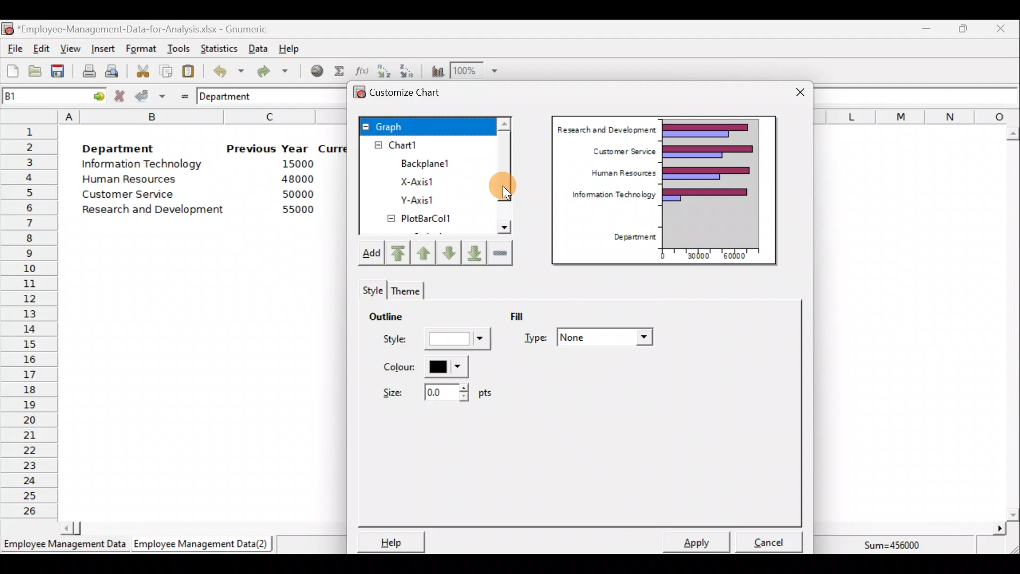 This screenshot has height=574, width=1020. I want to click on Customer Service, so click(622, 150).